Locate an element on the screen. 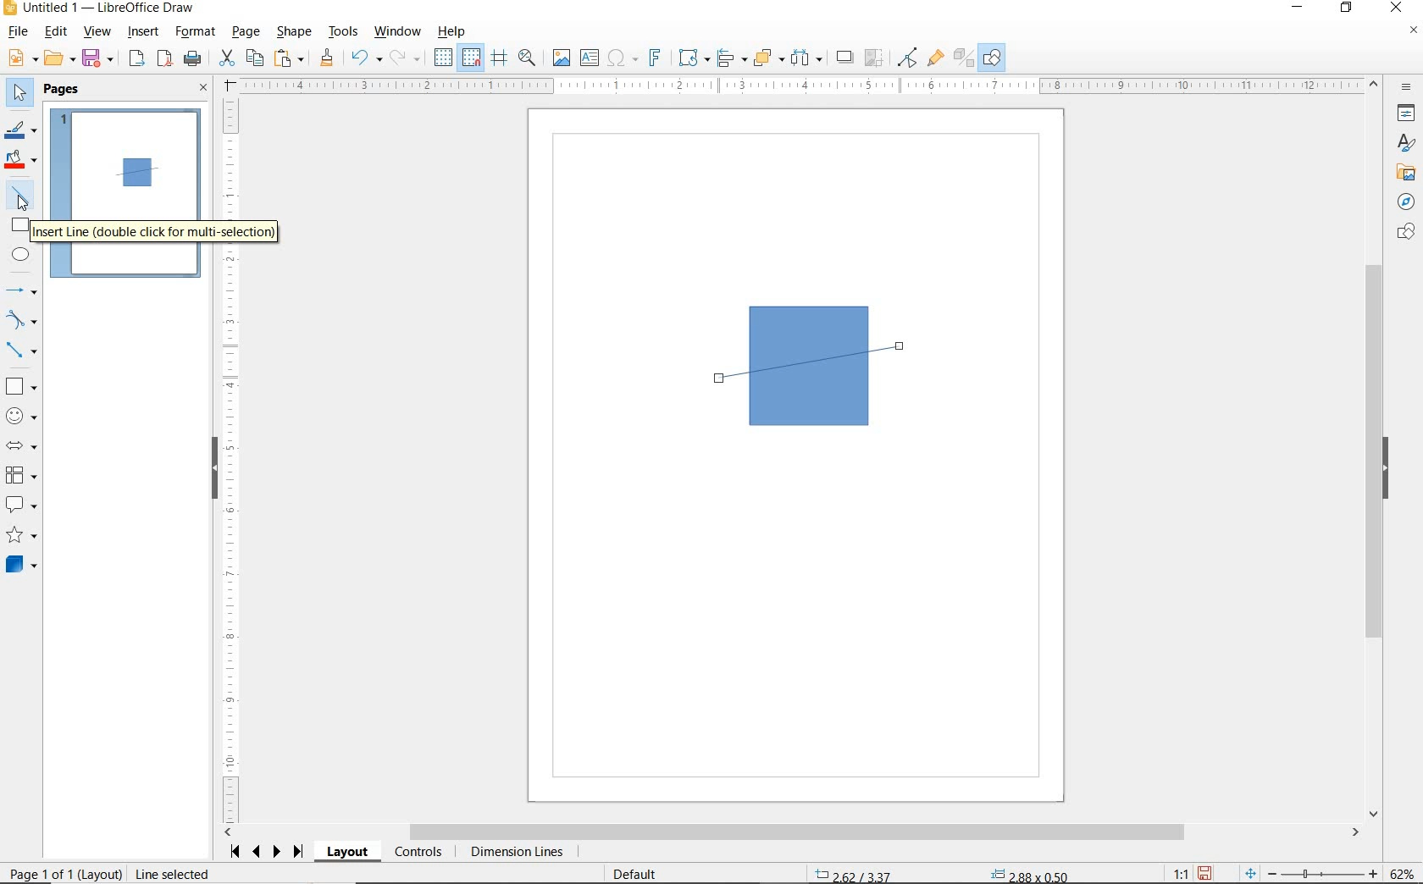  INSERT is located at coordinates (144, 33).